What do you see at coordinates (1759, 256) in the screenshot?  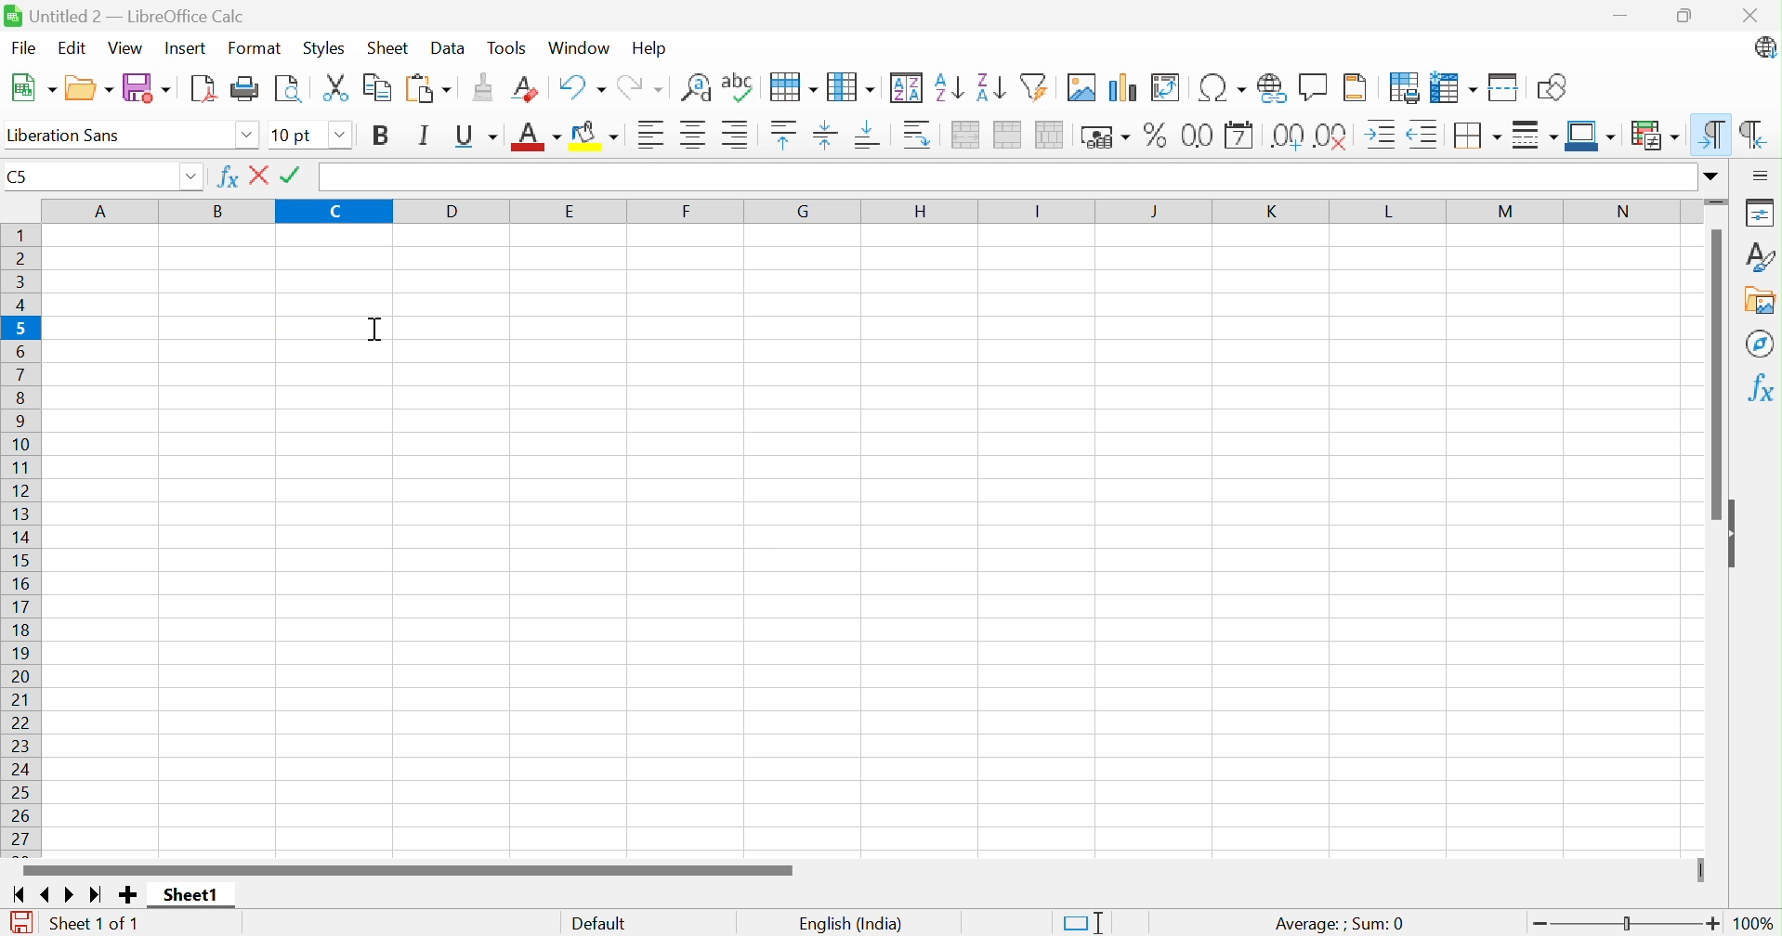 I see `Styles` at bounding box center [1759, 256].